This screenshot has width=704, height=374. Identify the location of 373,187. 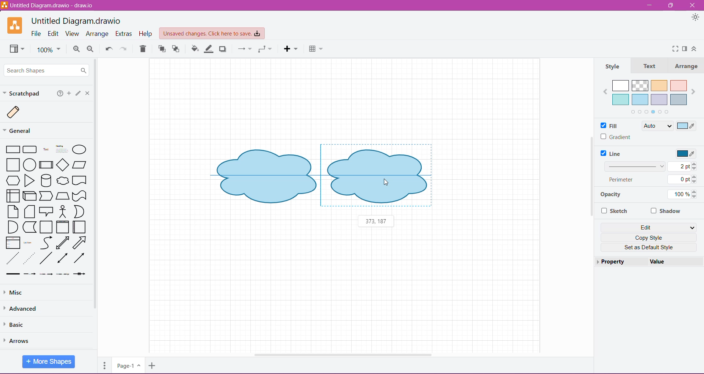
(376, 221).